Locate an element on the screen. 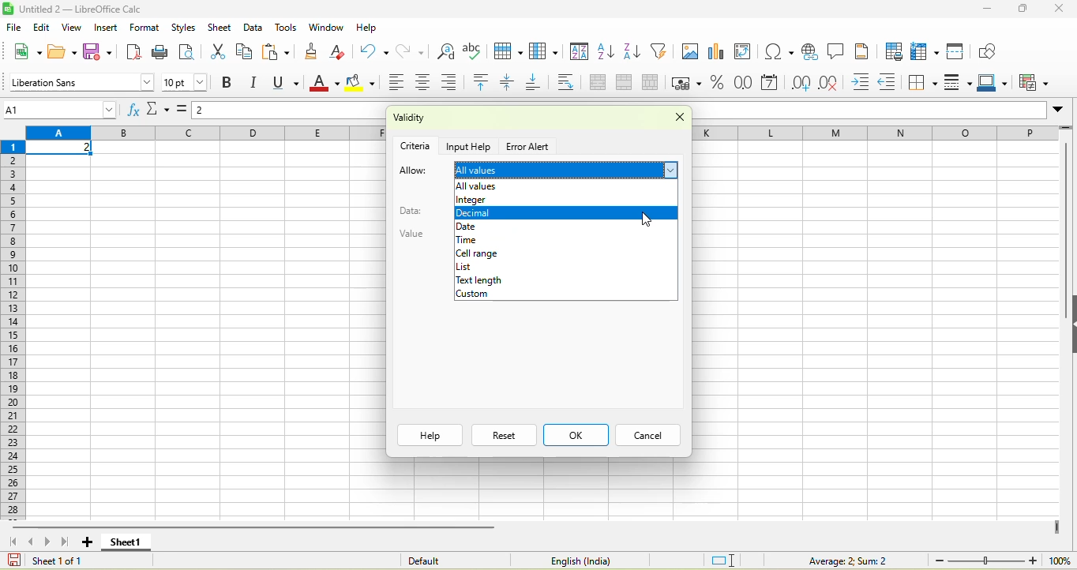  center vertically is located at coordinates (512, 83).